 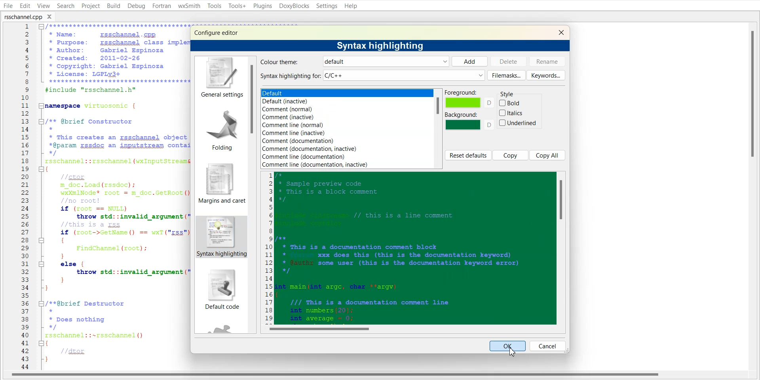 I want to click on Filemasks, so click(x=506, y=75).